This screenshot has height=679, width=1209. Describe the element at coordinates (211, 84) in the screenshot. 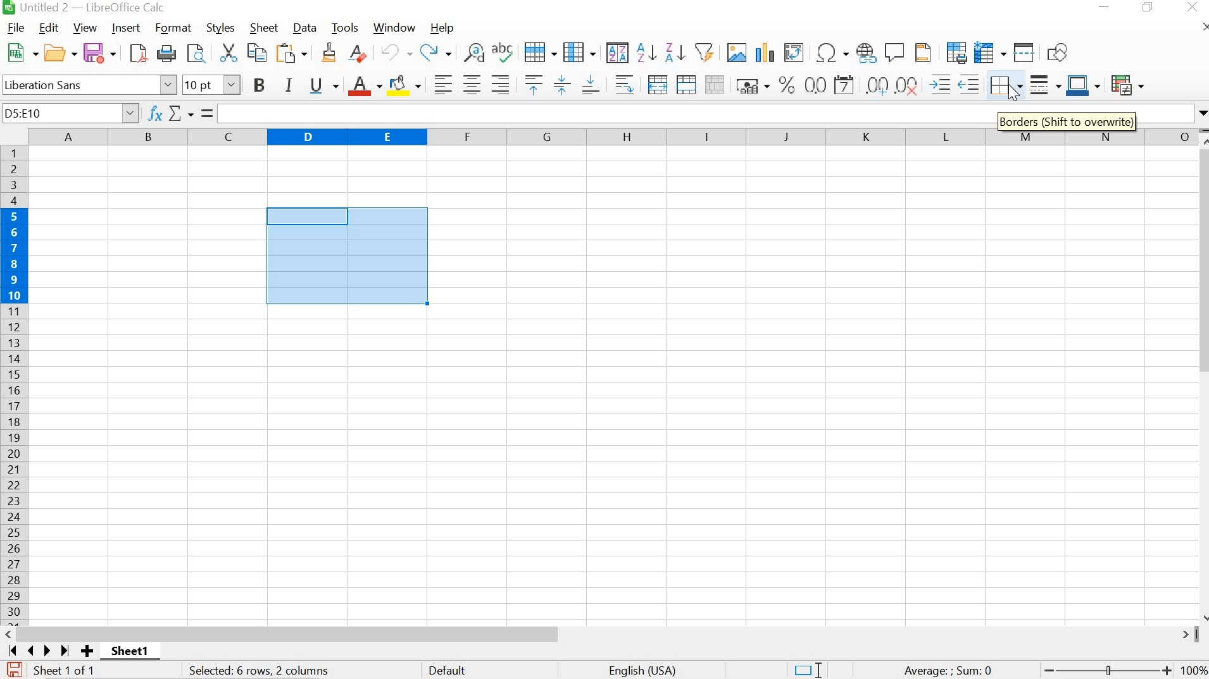

I see `FONT SIZE` at that location.